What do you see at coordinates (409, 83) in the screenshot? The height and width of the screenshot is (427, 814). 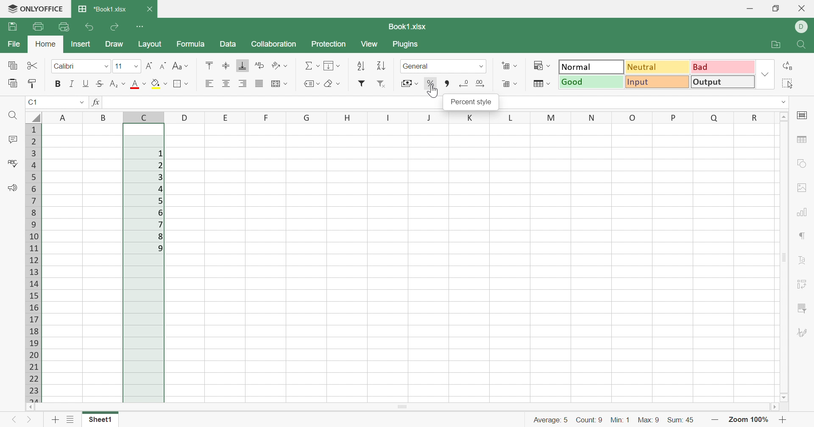 I see `Accounting style` at bounding box center [409, 83].